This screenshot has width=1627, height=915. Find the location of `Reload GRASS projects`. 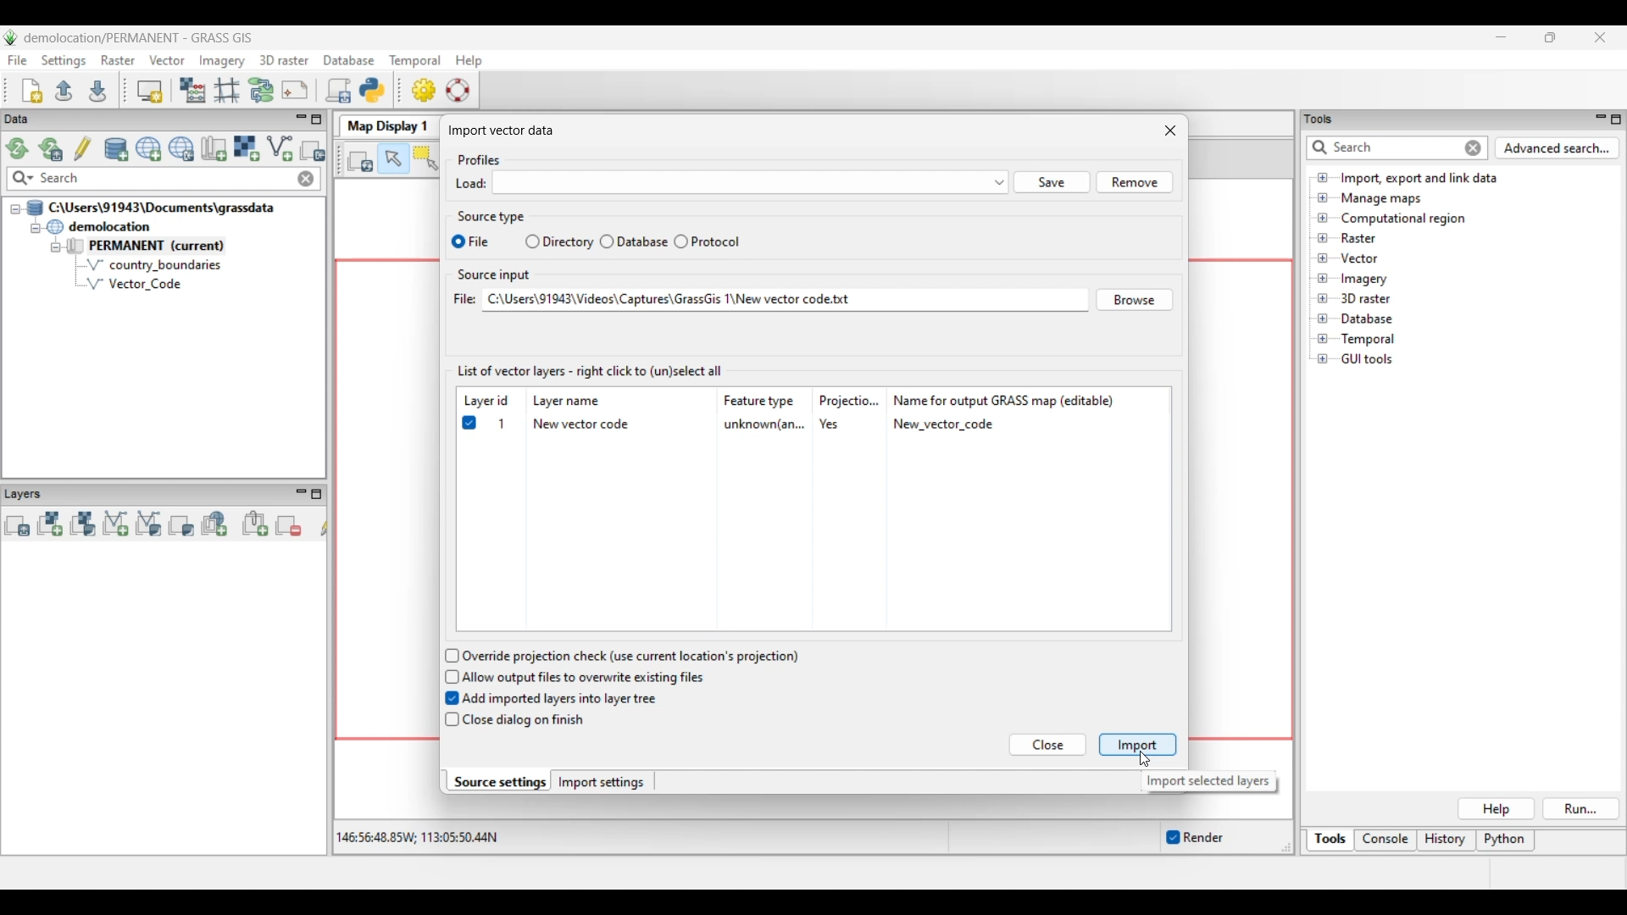

Reload GRASS projects is located at coordinates (18, 148).